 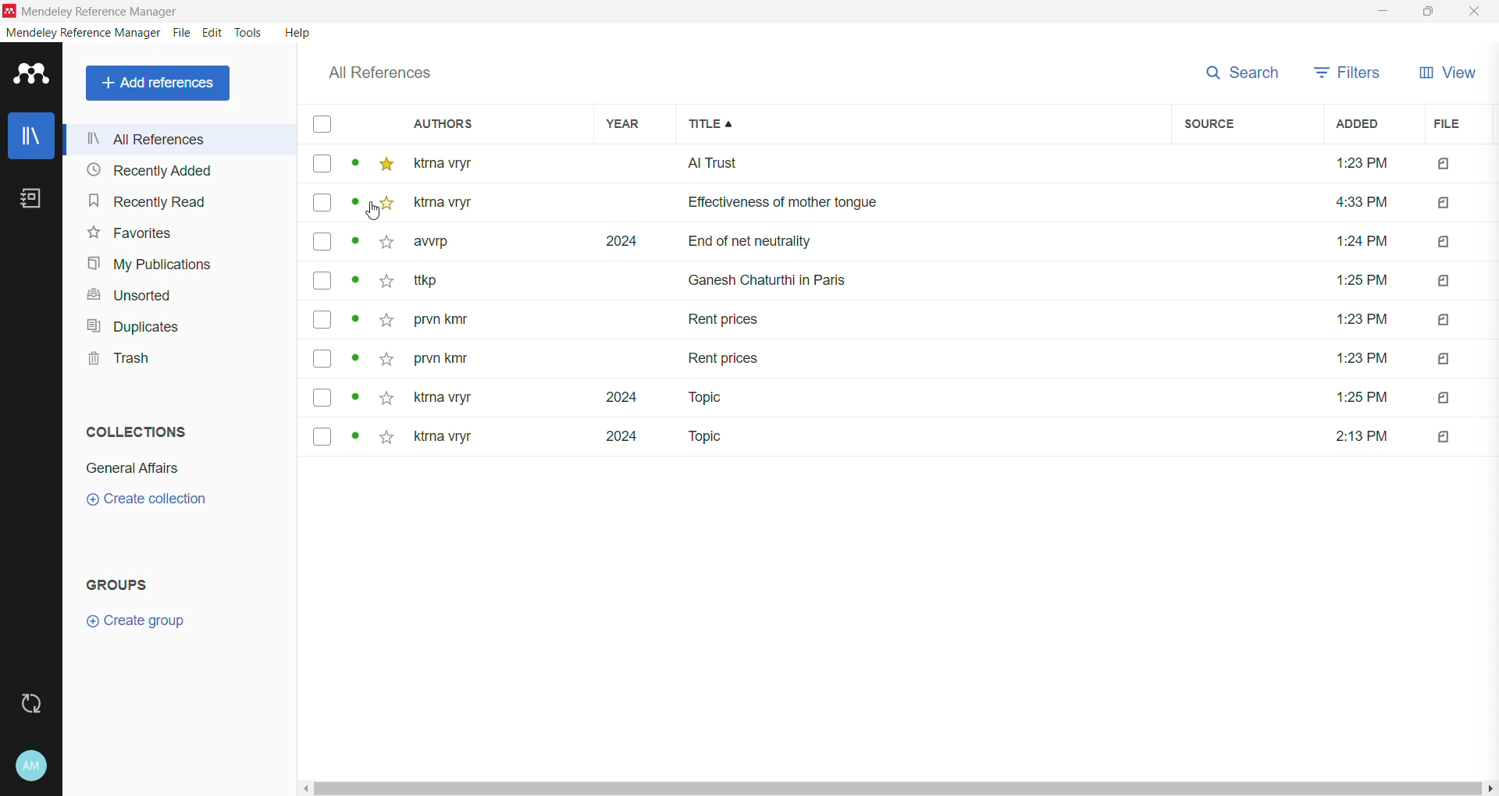 What do you see at coordinates (1439, 165) in the screenshot?
I see `` at bounding box center [1439, 165].